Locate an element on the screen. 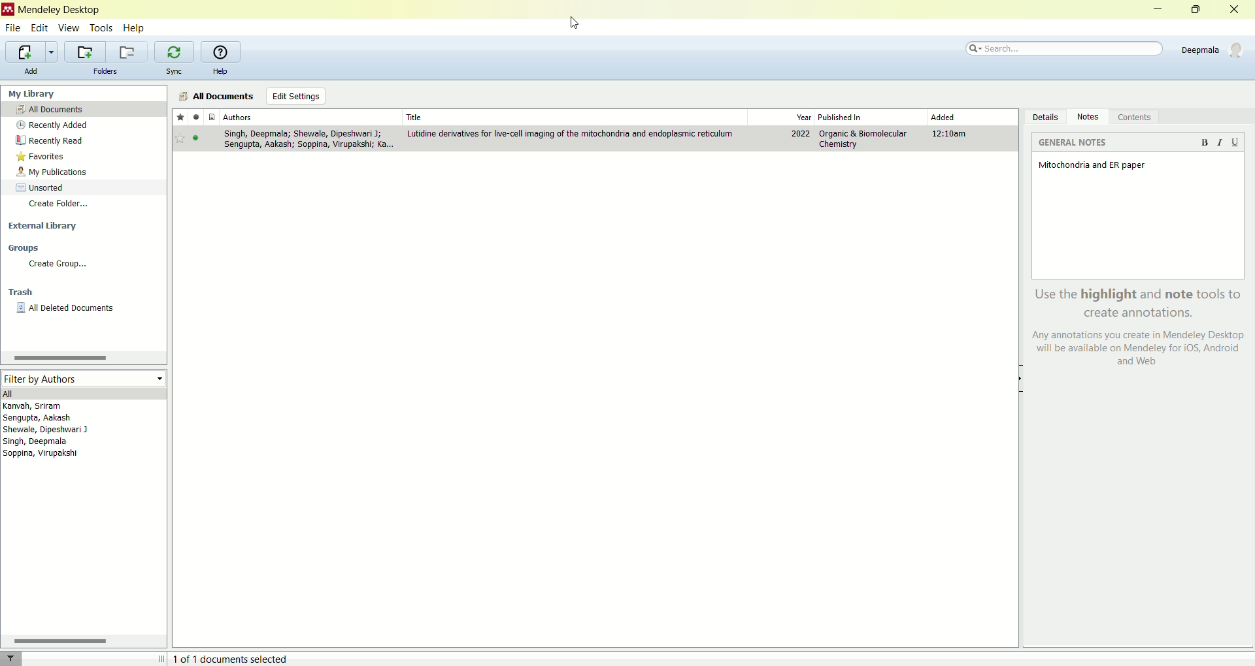  unsorted is located at coordinates (84, 186).